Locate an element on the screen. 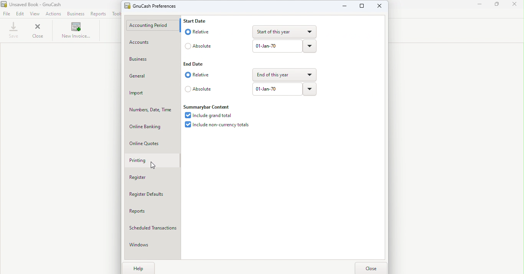 This screenshot has width=524, height=274. Save is located at coordinates (14, 30).